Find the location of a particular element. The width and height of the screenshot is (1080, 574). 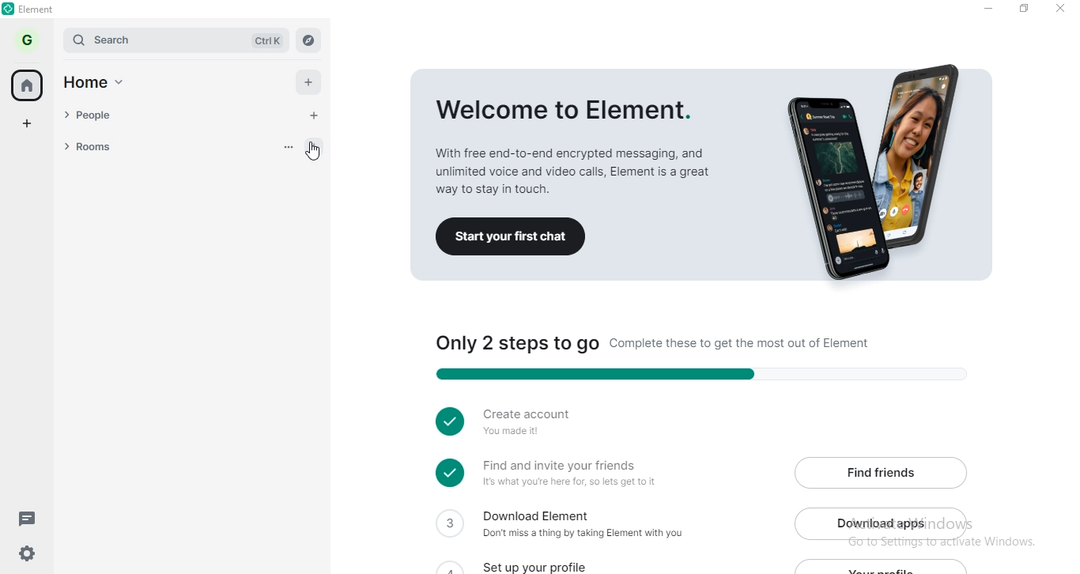

find and invite your friends is located at coordinates (565, 474).